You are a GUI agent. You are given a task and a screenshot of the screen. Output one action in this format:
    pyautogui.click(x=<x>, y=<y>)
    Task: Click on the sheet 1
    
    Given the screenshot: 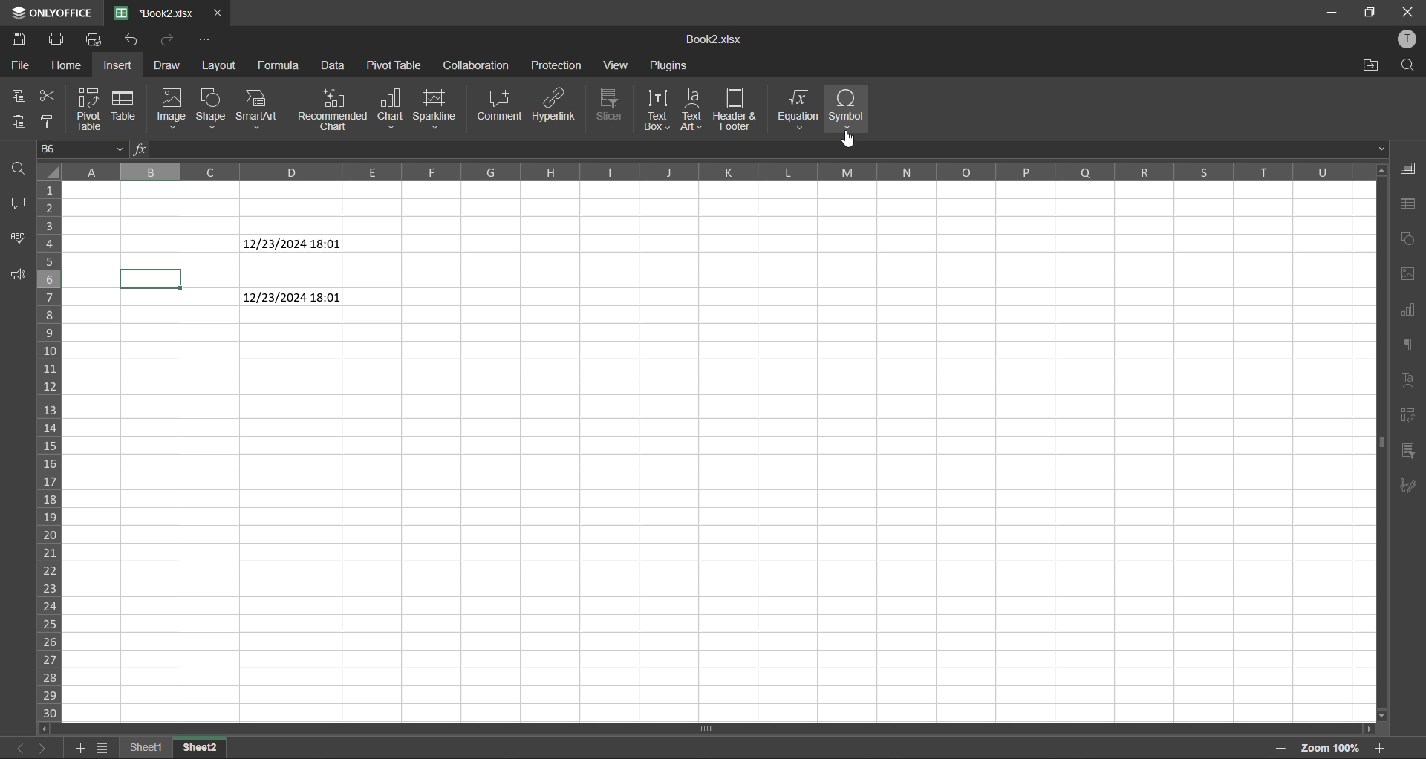 What is the action you would take?
    pyautogui.click(x=147, y=747)
    